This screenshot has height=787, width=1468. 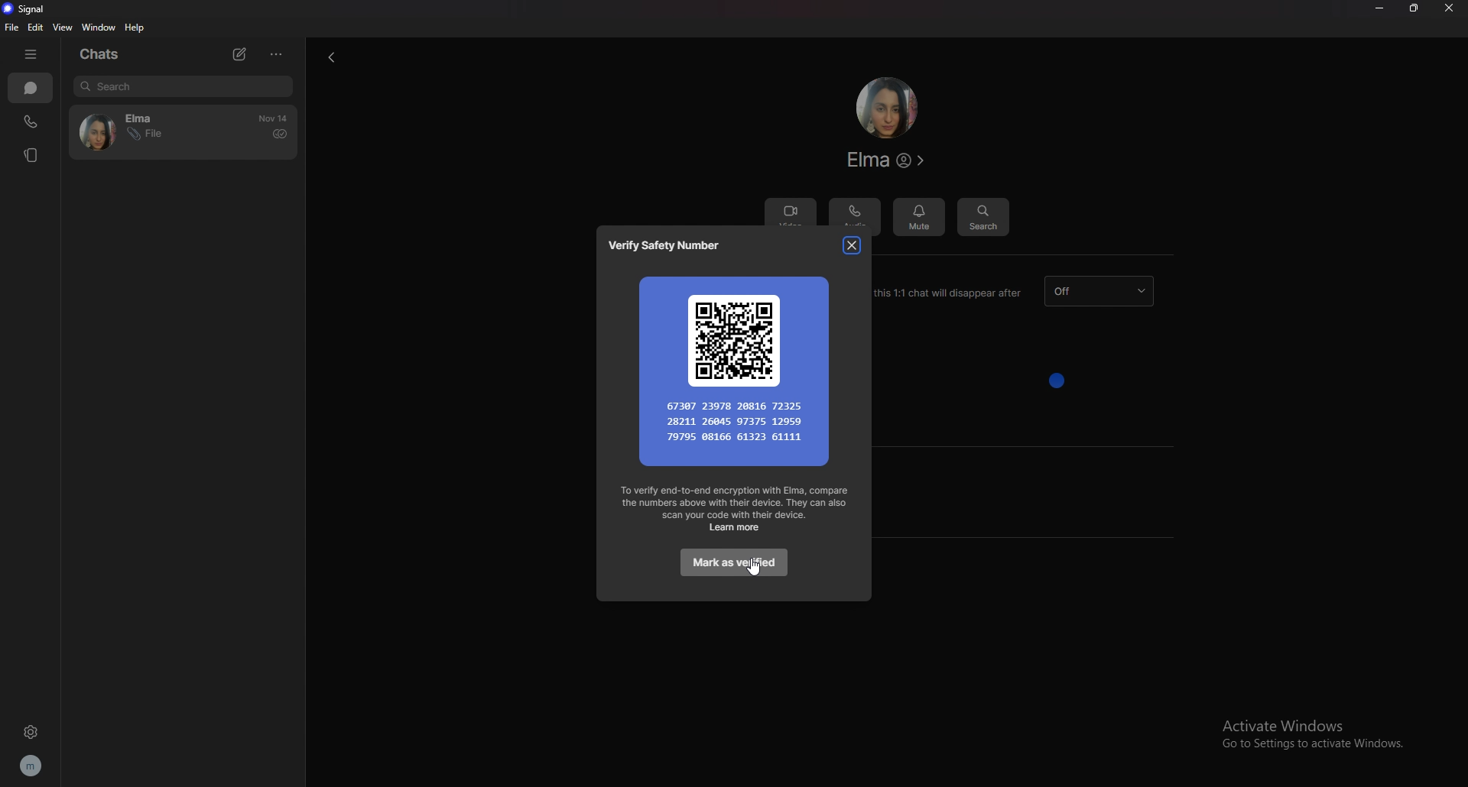 I want to click on chats, so click(x=31, y=88).